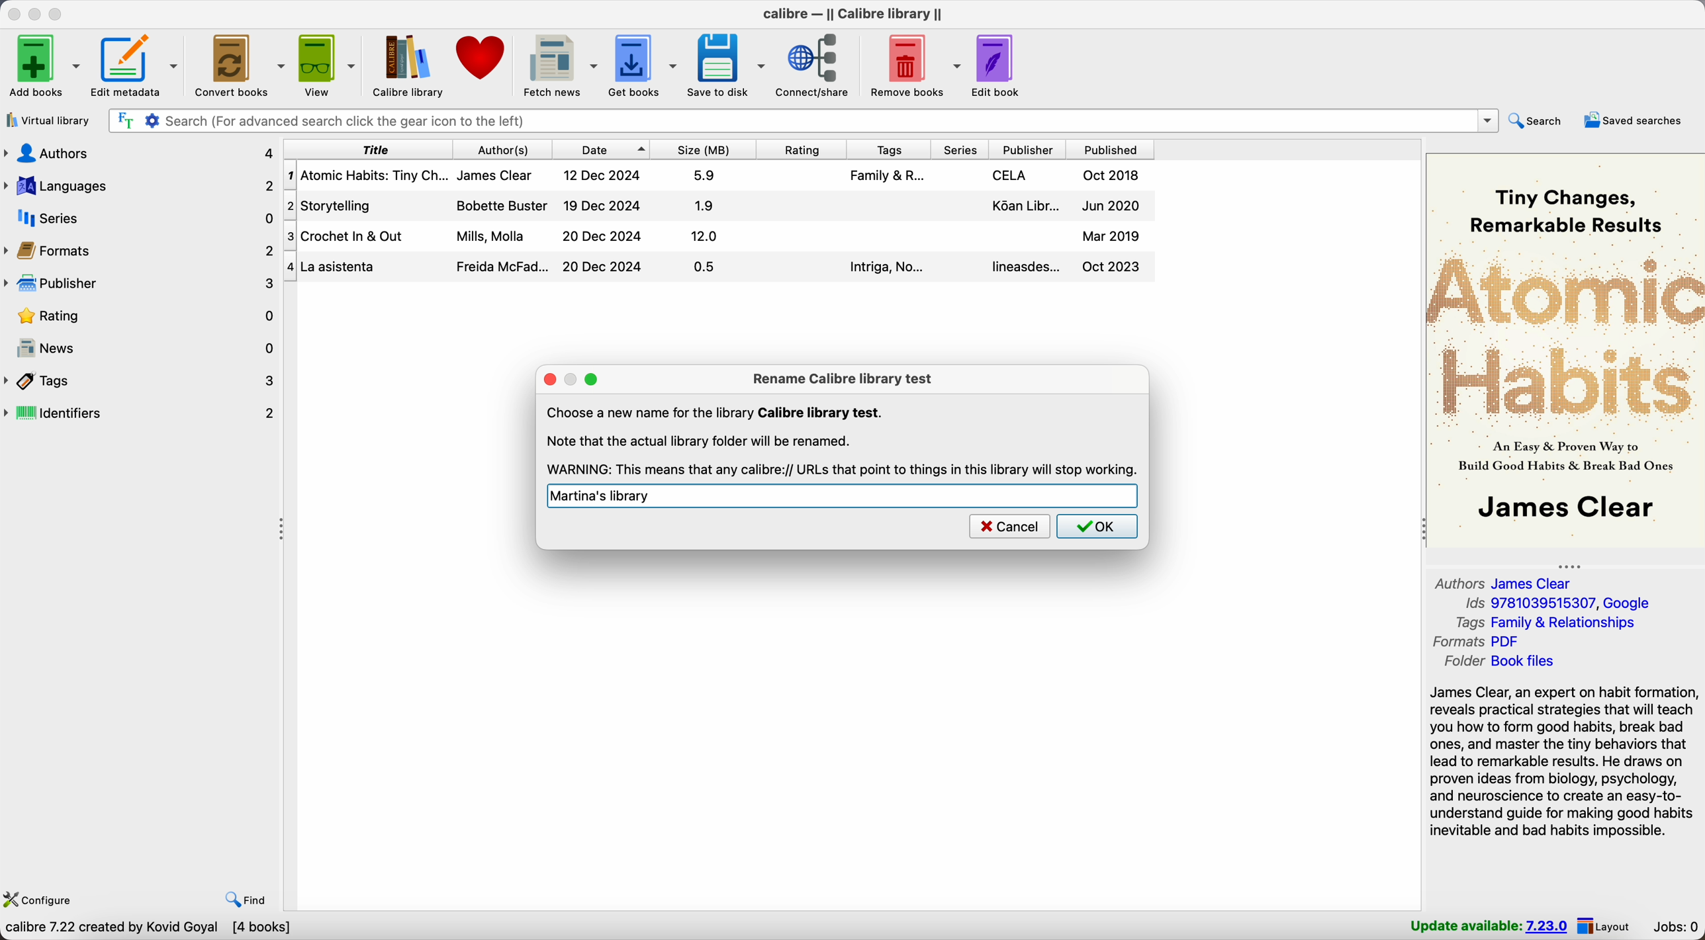 Image resolution: width=1705 pixels, height=940 pixels. Describe the element at coordinates (844, 380) in the screenshot. I see `rename Calibre library test` at that location.